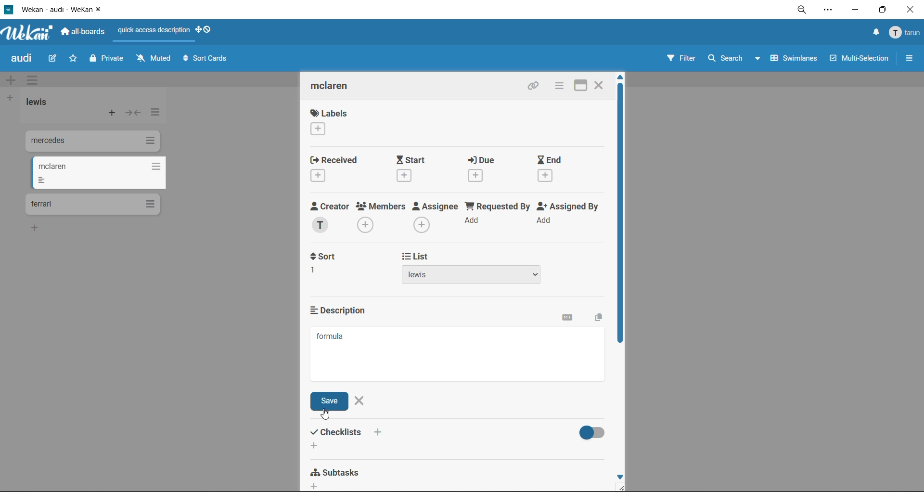 The height and width of the screenshot is (492, 924). I want to click on maximize, so click(583, 84).